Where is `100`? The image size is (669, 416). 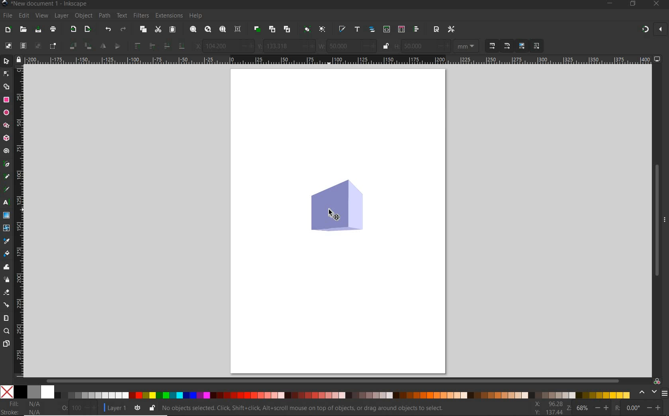 100 is located at coordinates (76, 408).